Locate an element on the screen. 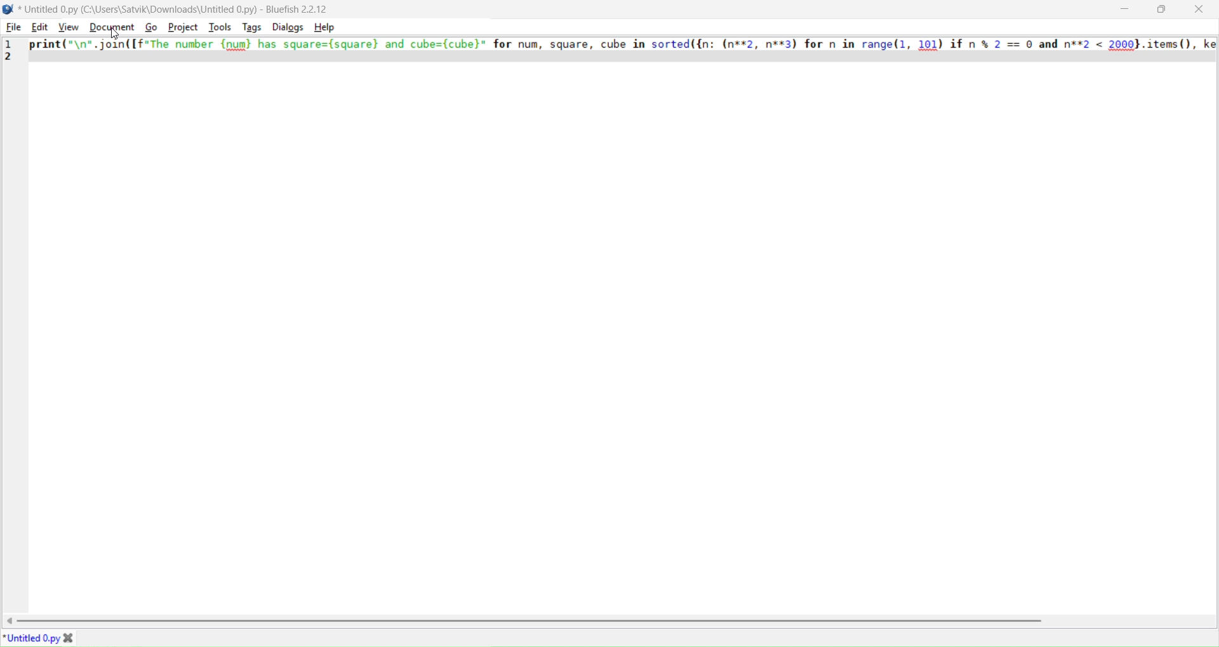  line number 1 is located at coordinates (9, 42).